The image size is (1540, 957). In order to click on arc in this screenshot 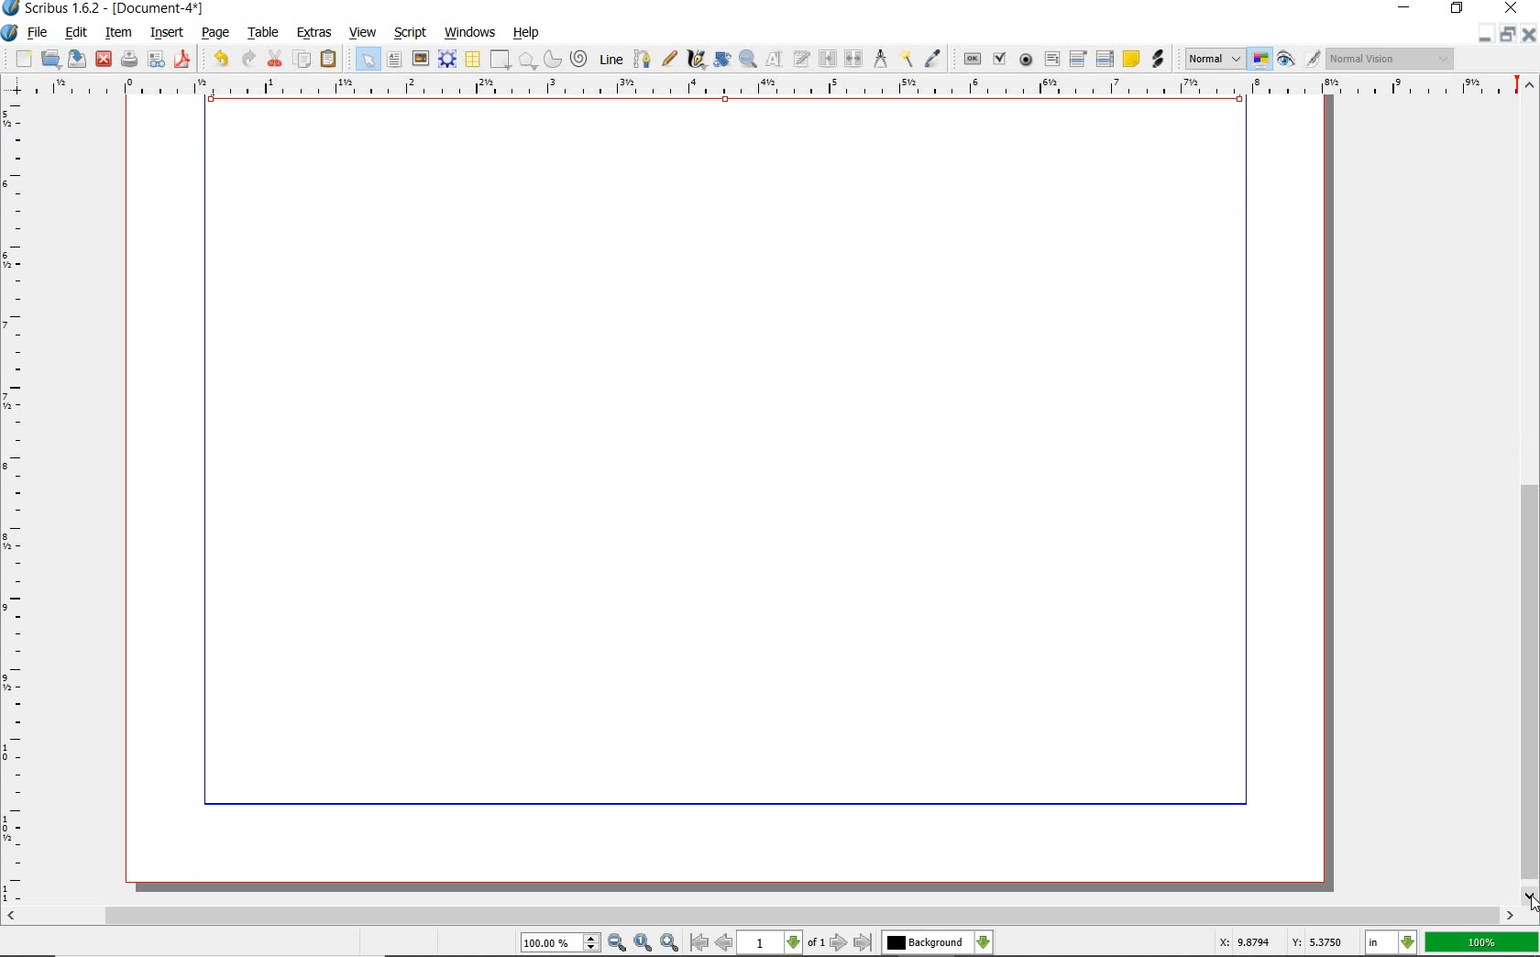, I will do `click(553, 58)`.